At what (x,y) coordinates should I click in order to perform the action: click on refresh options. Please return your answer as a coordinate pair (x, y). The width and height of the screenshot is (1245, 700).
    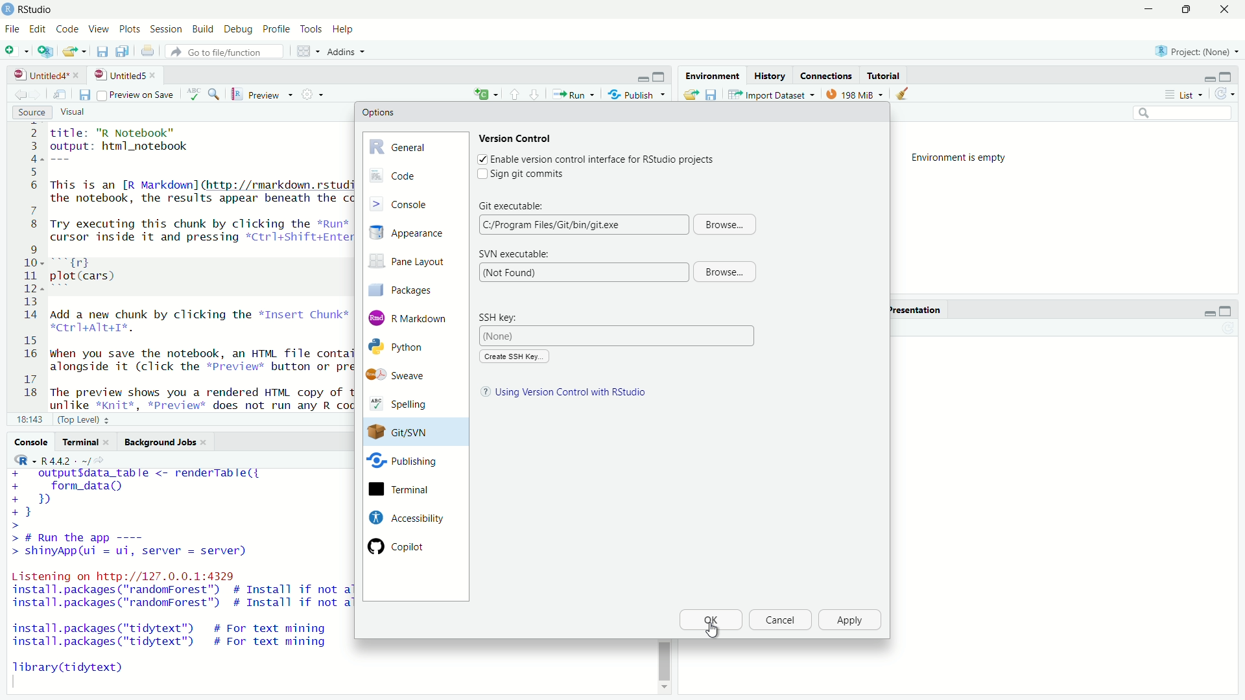
    Looking at the image, I should click on (1226, 94).